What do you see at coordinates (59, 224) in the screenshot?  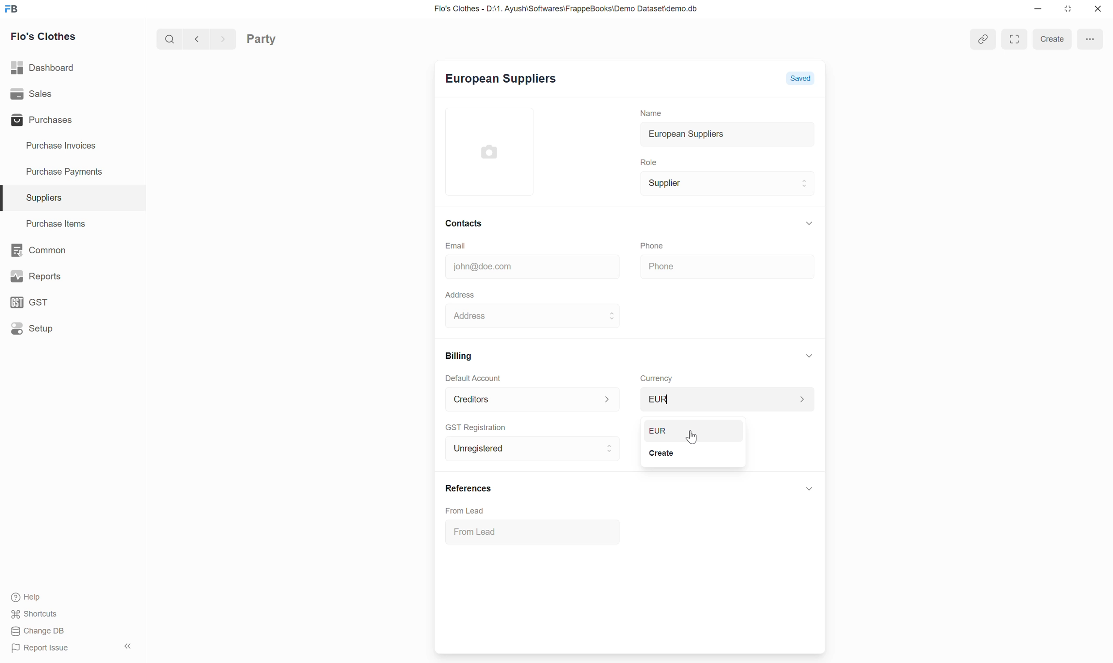 I see `purchase items` at bounding box center [59, 224].